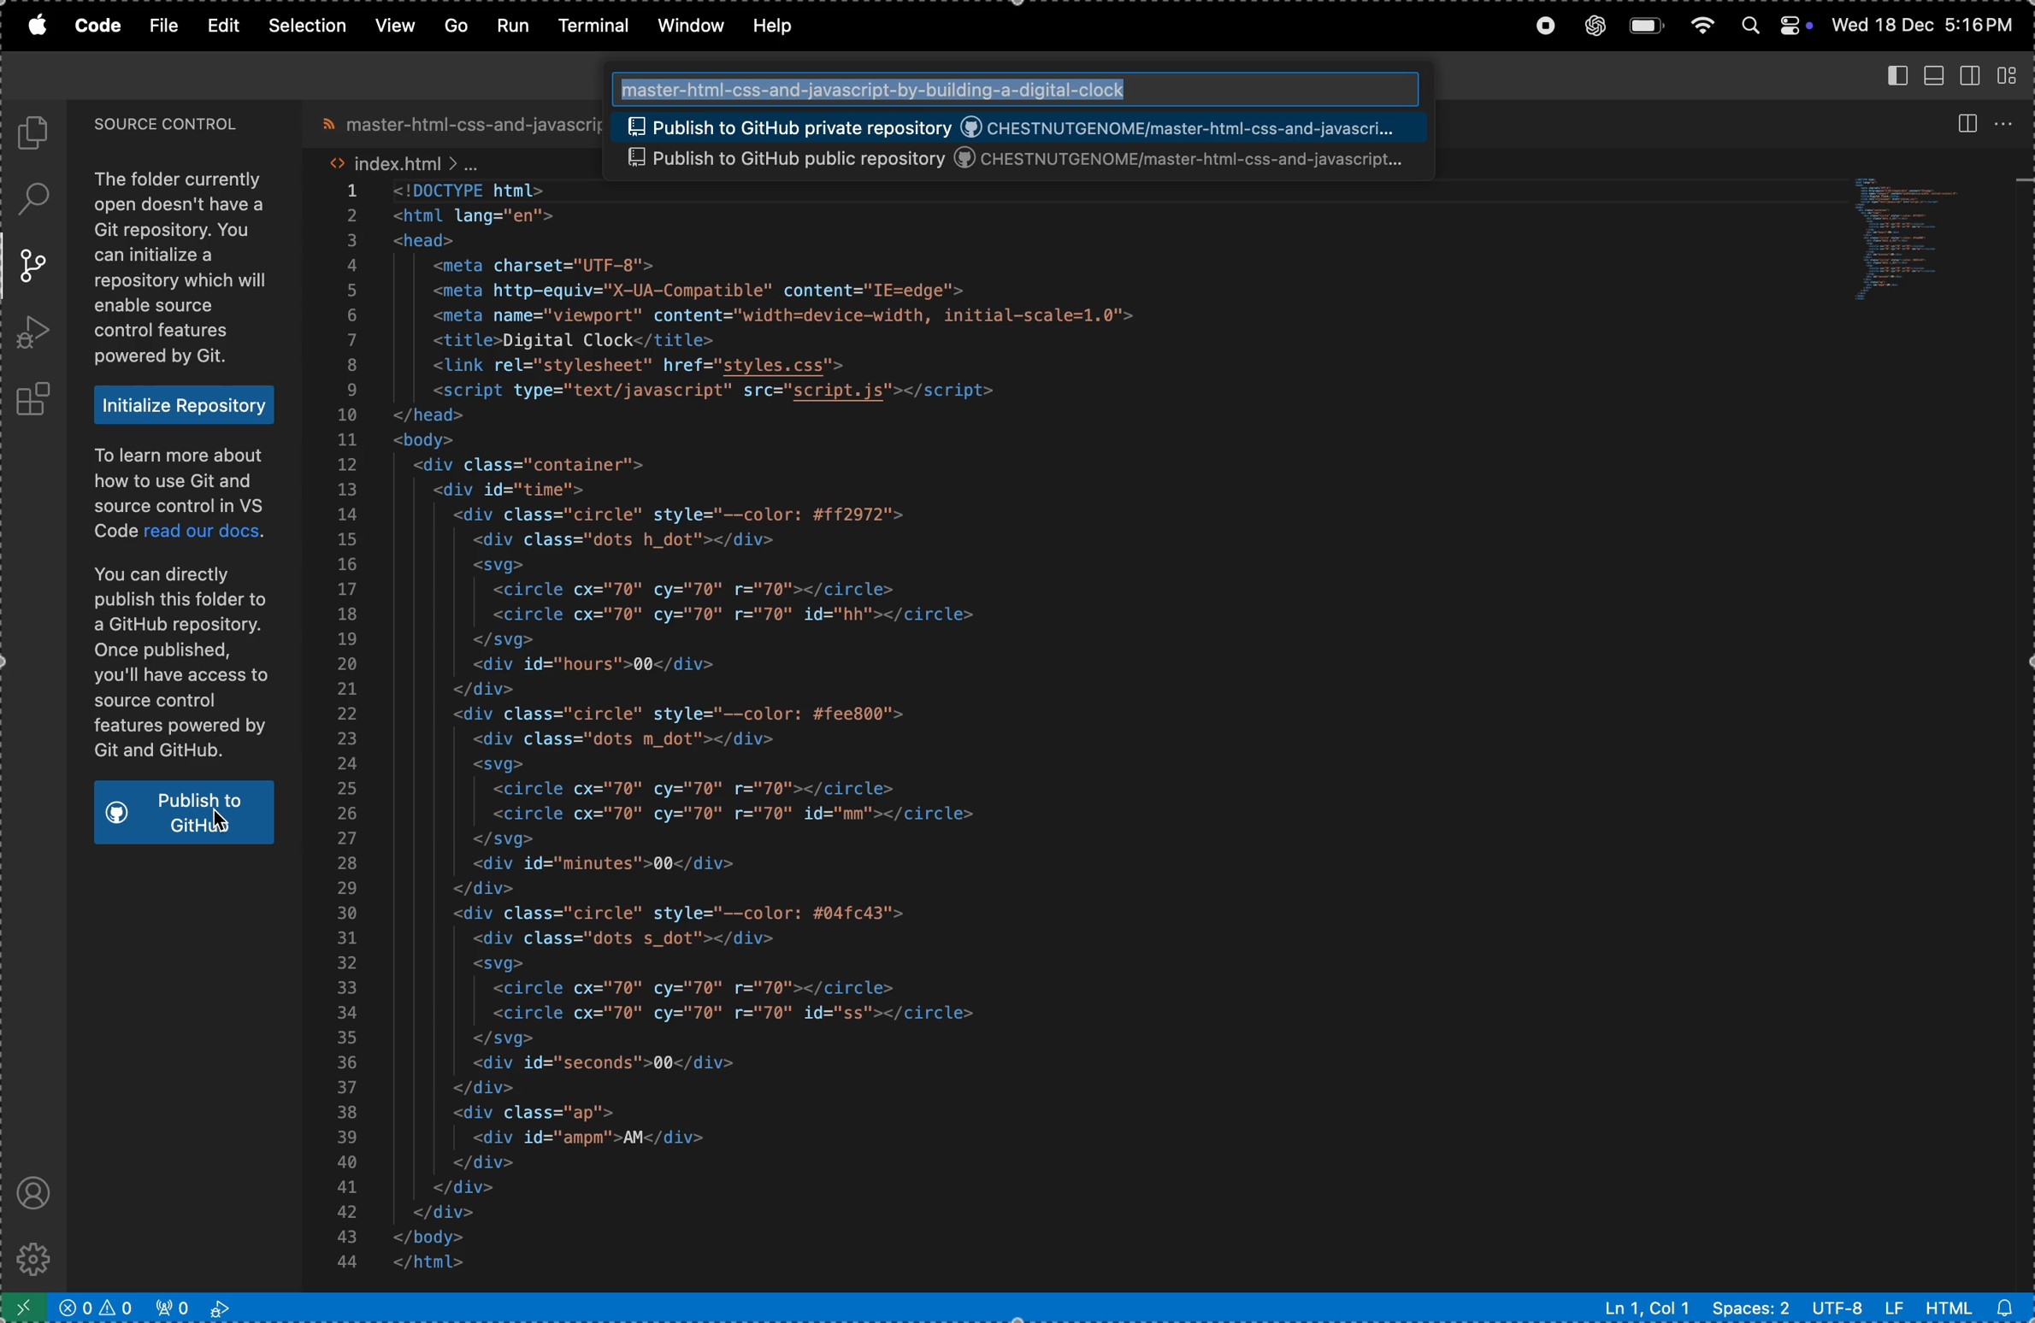 The image size is (2035, 1323). What do you see at coordinates (741, 617) in the screenshot?
I see `<circle cx="70" cy="70" r="70" id="hh"></circle>` at bounding box center [741, 617].